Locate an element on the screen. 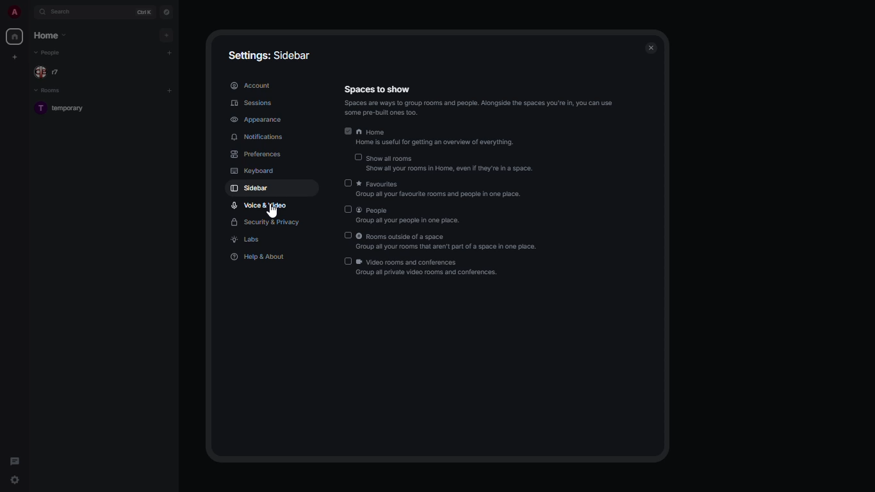 This screenshot has height=492, width=875. spaces to show is located at coordinates (479, 101).